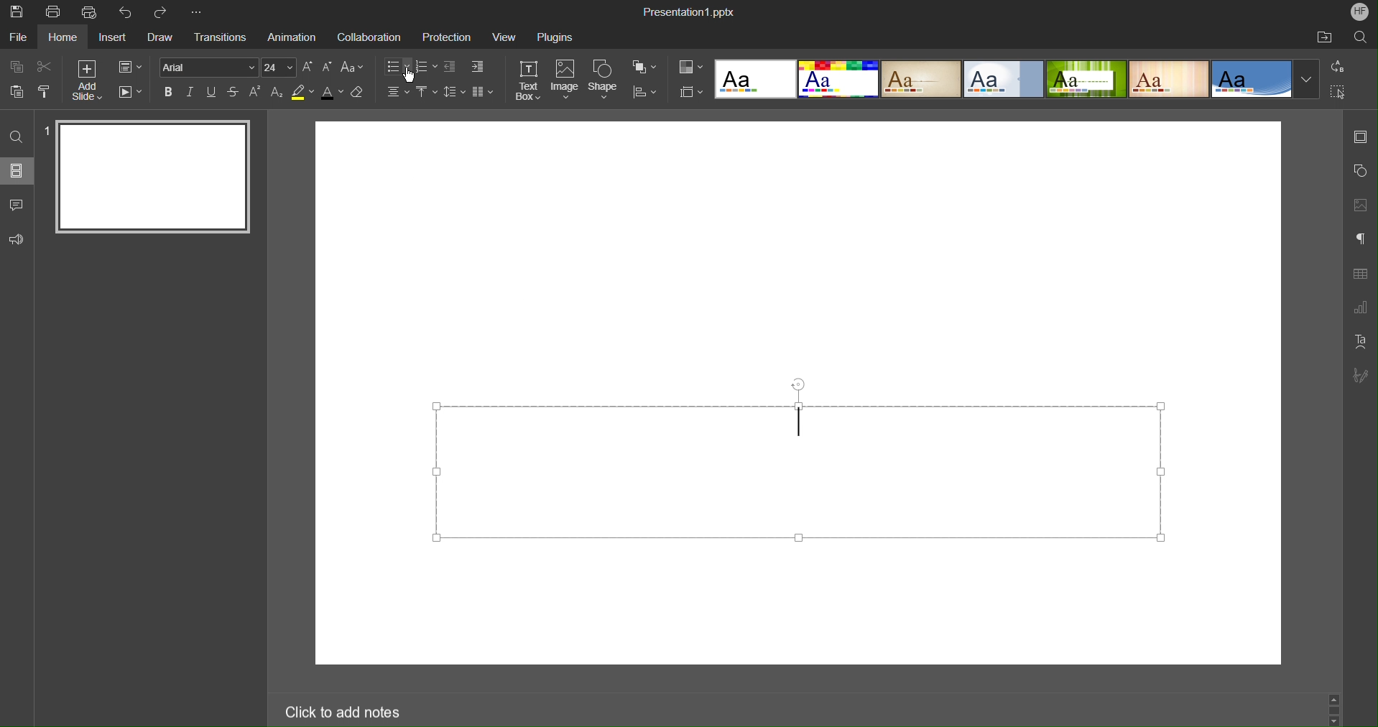 This screenshot has width=1378, height=727. Describe the element at coordinates (1361, 305) in the screenshot. I see `Graph Settings` at that location.